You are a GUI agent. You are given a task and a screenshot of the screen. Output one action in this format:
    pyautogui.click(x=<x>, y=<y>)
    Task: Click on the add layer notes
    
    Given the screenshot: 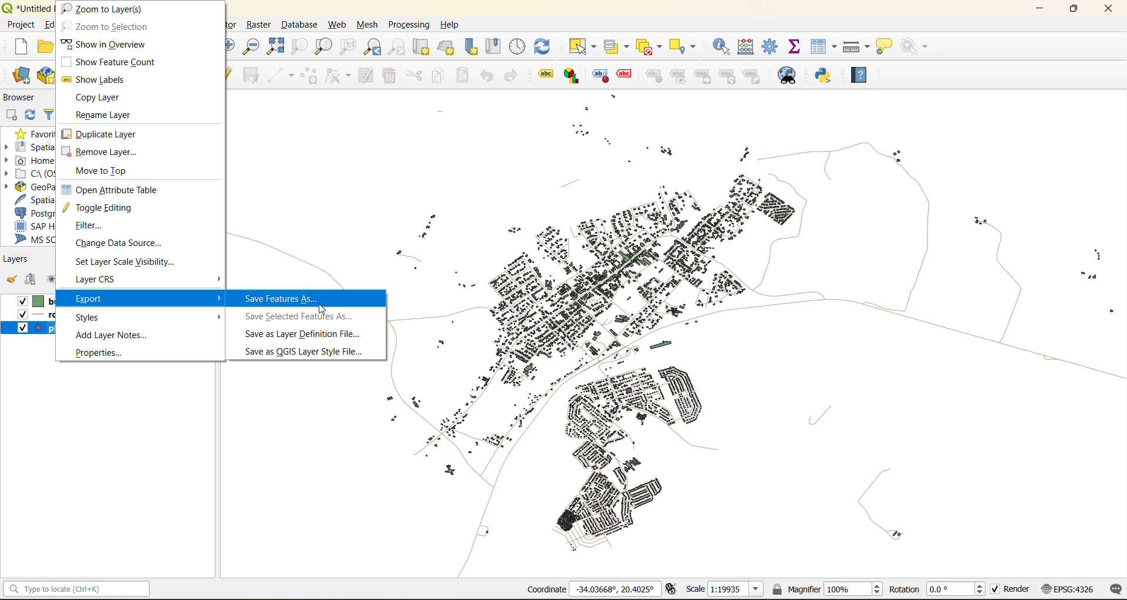 What is the action you would take?
    pyautogui.click(x=112, y=335)
    